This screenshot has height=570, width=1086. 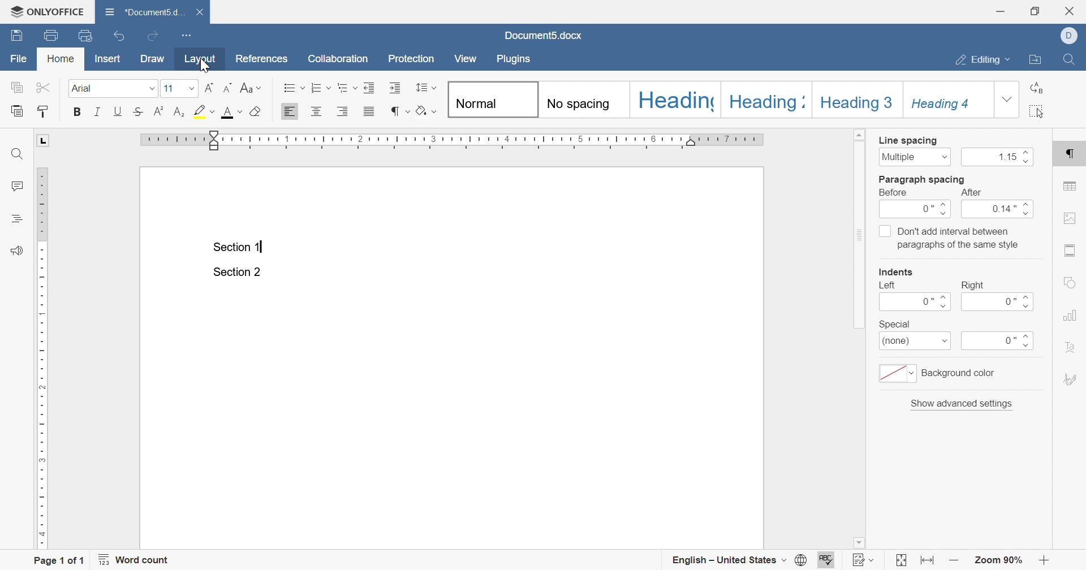 What do you see at coordinates (136, 559) in the screenshot?
I see `word count` at bounding box center [136, 559].